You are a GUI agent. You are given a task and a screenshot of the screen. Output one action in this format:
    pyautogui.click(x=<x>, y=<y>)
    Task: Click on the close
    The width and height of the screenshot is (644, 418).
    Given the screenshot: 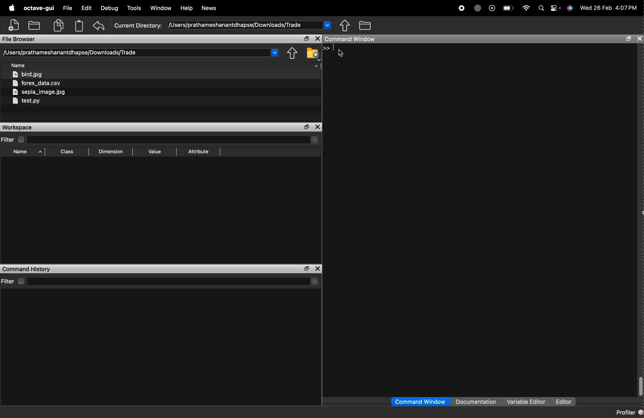 What is the action you would take?
    pyautogui.click(x=639, y=38)
    